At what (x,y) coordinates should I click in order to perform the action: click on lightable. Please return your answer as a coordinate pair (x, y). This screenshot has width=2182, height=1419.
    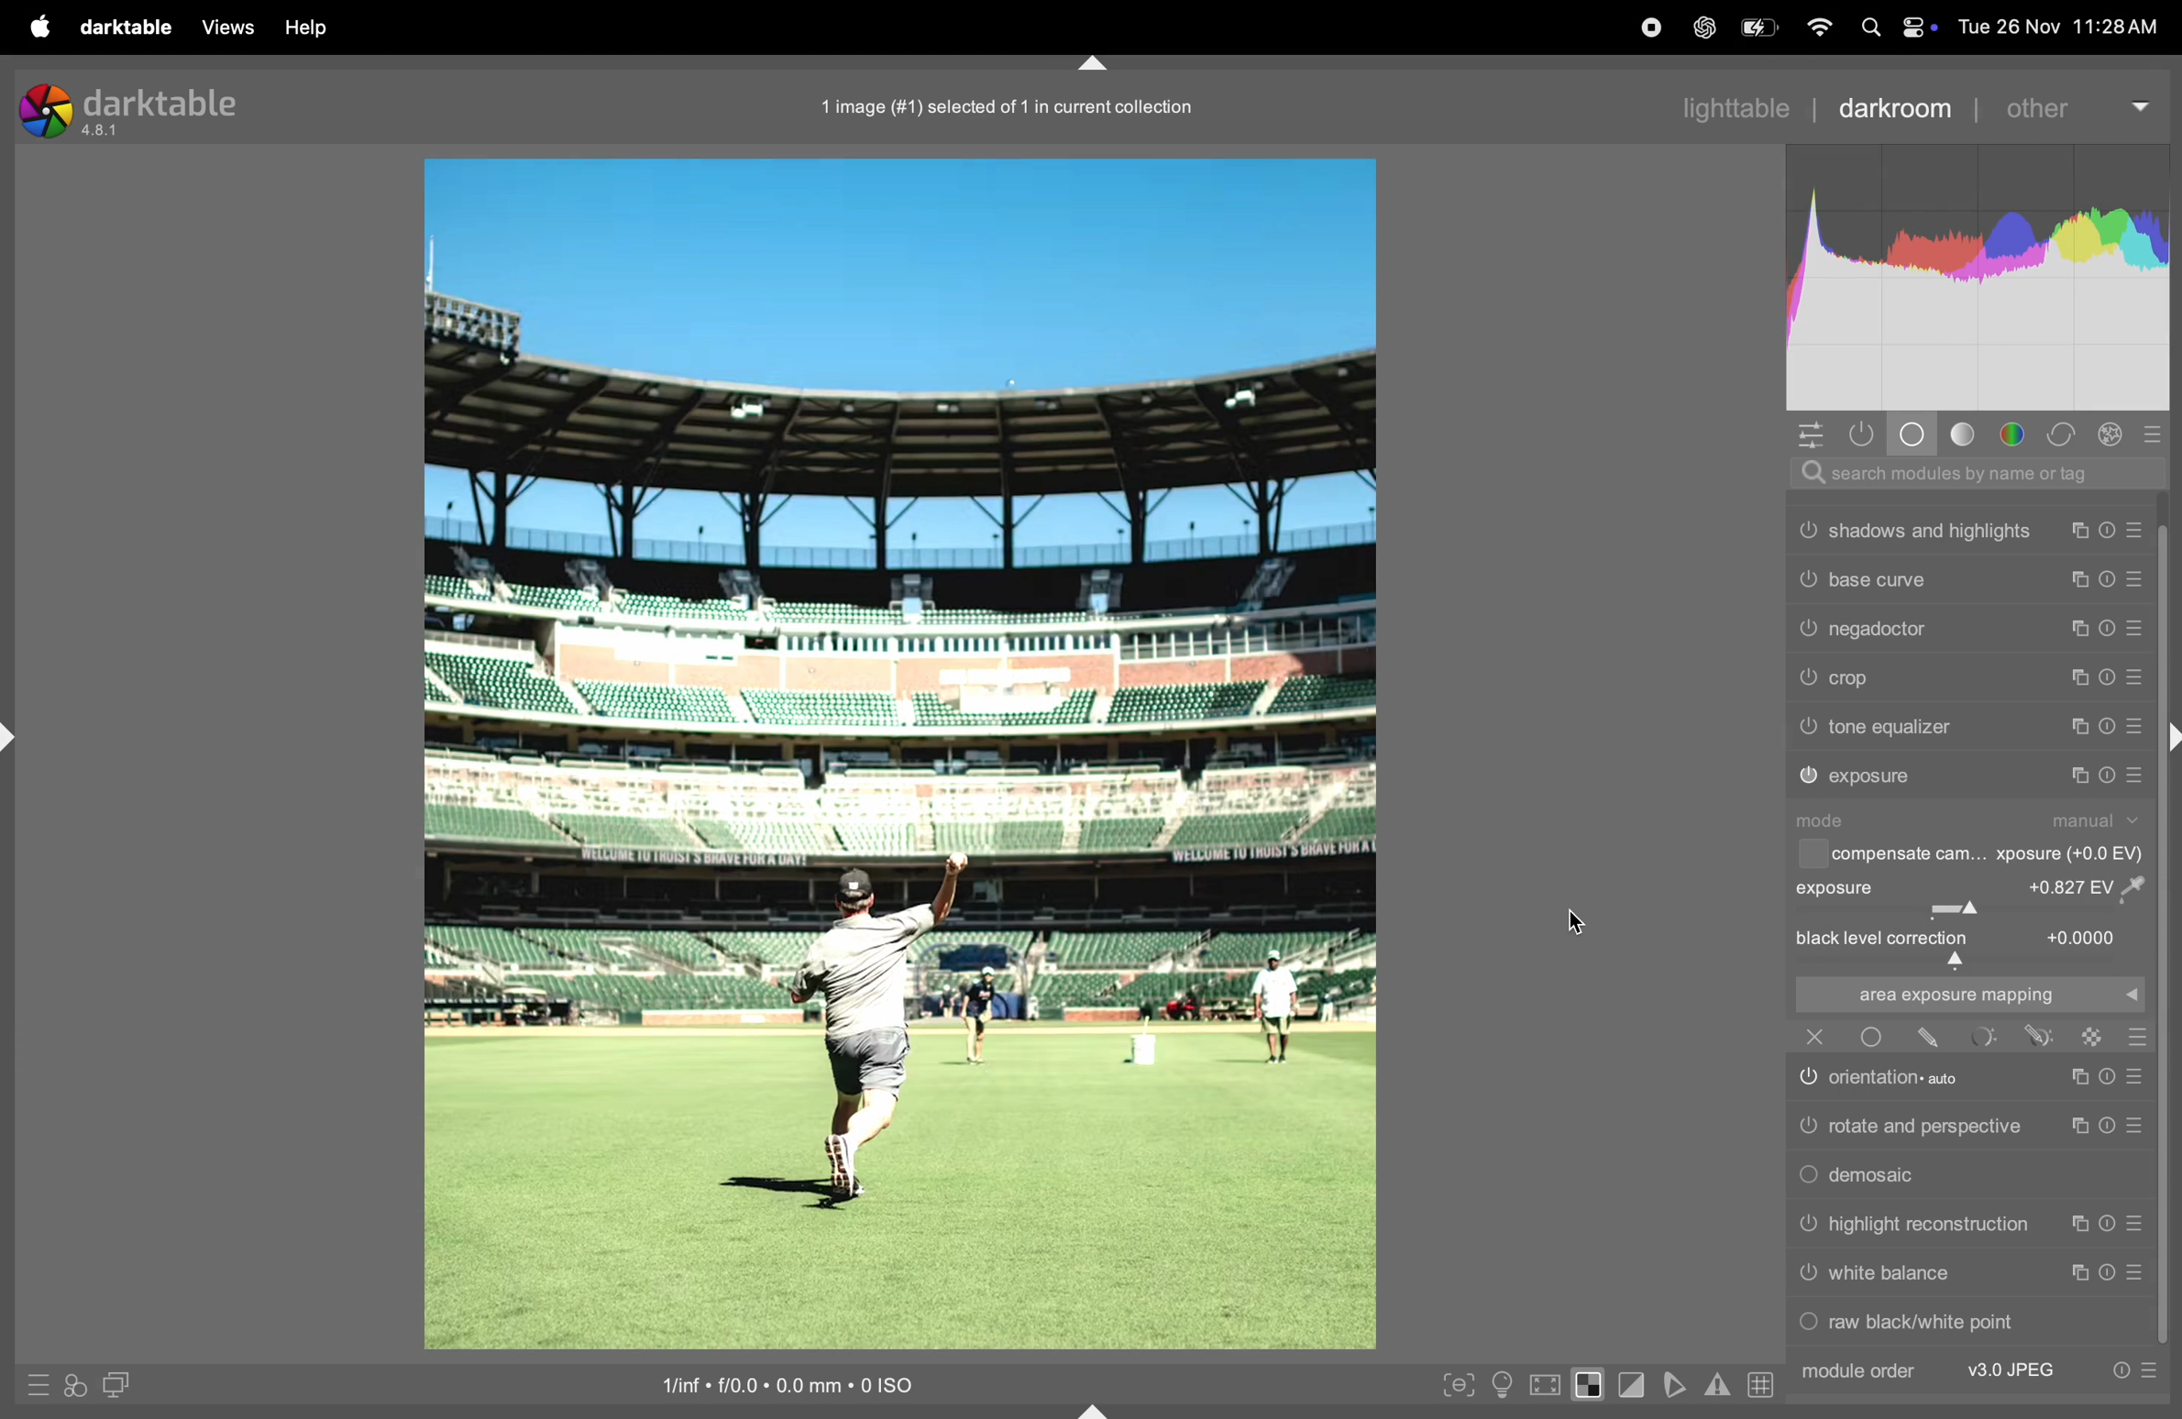
    Looking at the image, I should click on (1722, 108).